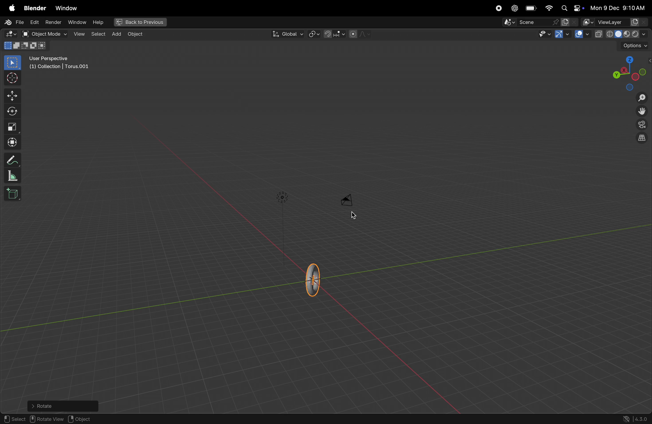  Describe the element at coordinates (15, 47) in the screenshot. I see `rotation` at that location.